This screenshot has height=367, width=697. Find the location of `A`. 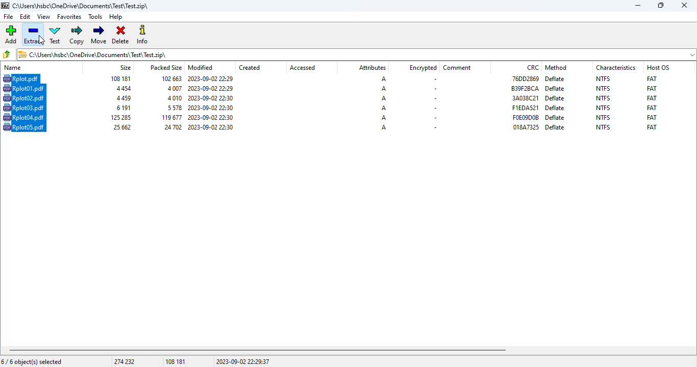

A is located at coordinates (384, 127).